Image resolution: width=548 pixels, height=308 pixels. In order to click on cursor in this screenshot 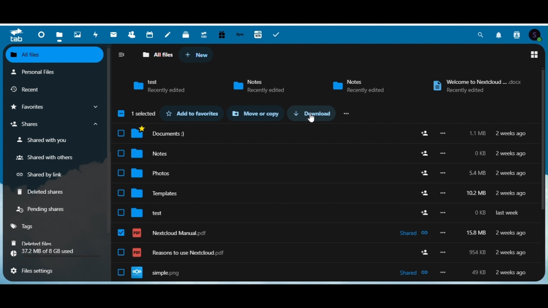, I will do `click(313, 120)`.